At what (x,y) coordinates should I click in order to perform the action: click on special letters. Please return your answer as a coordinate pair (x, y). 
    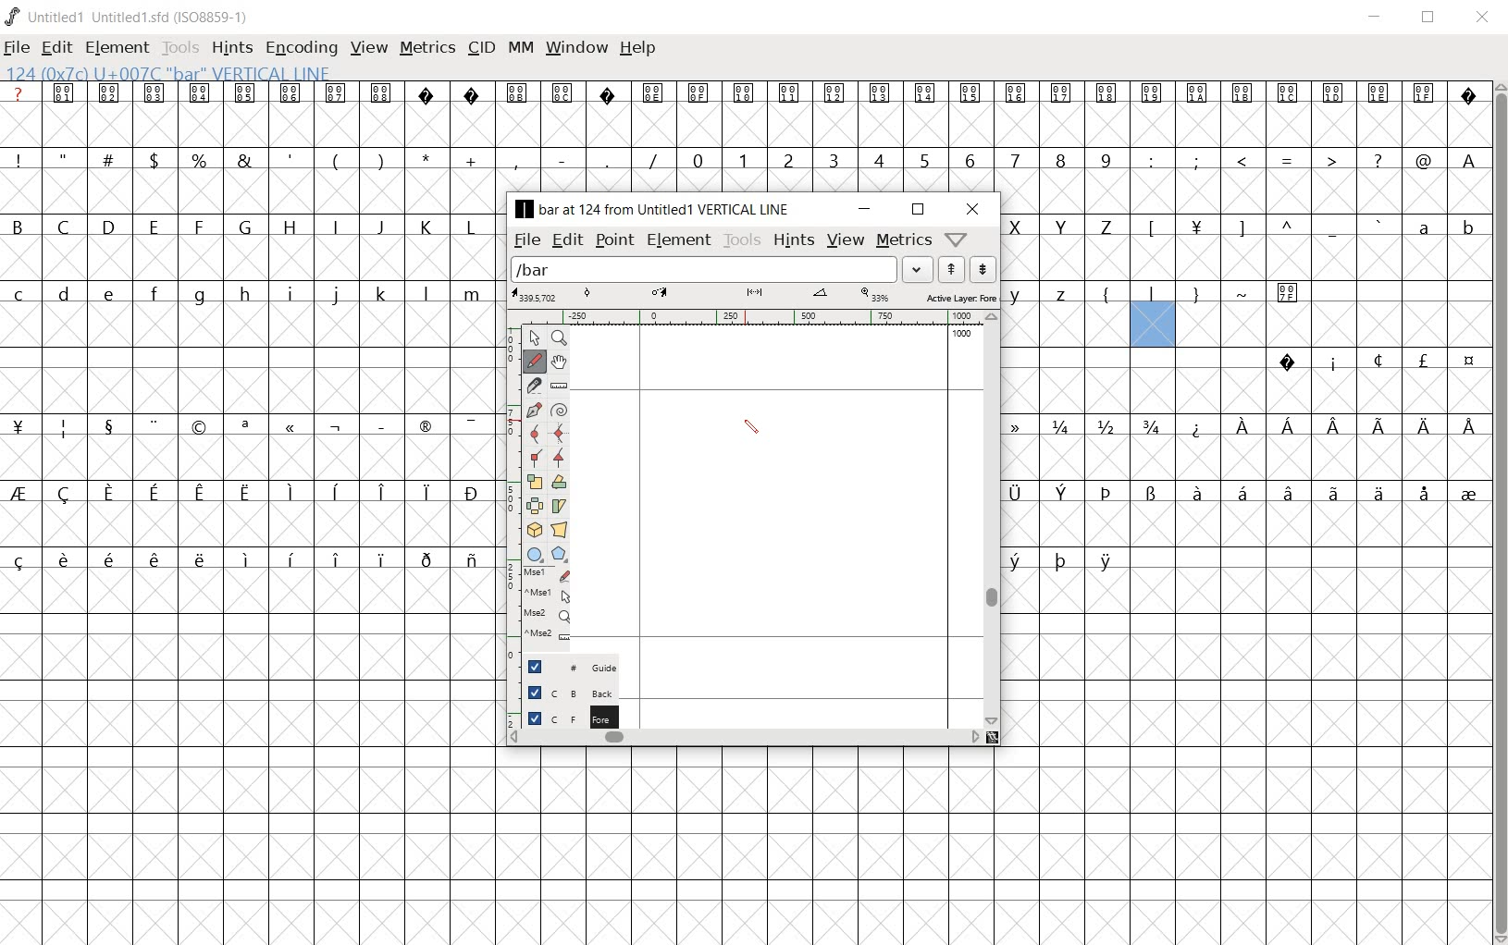
    Looking at the image, I should click on (253, 559).